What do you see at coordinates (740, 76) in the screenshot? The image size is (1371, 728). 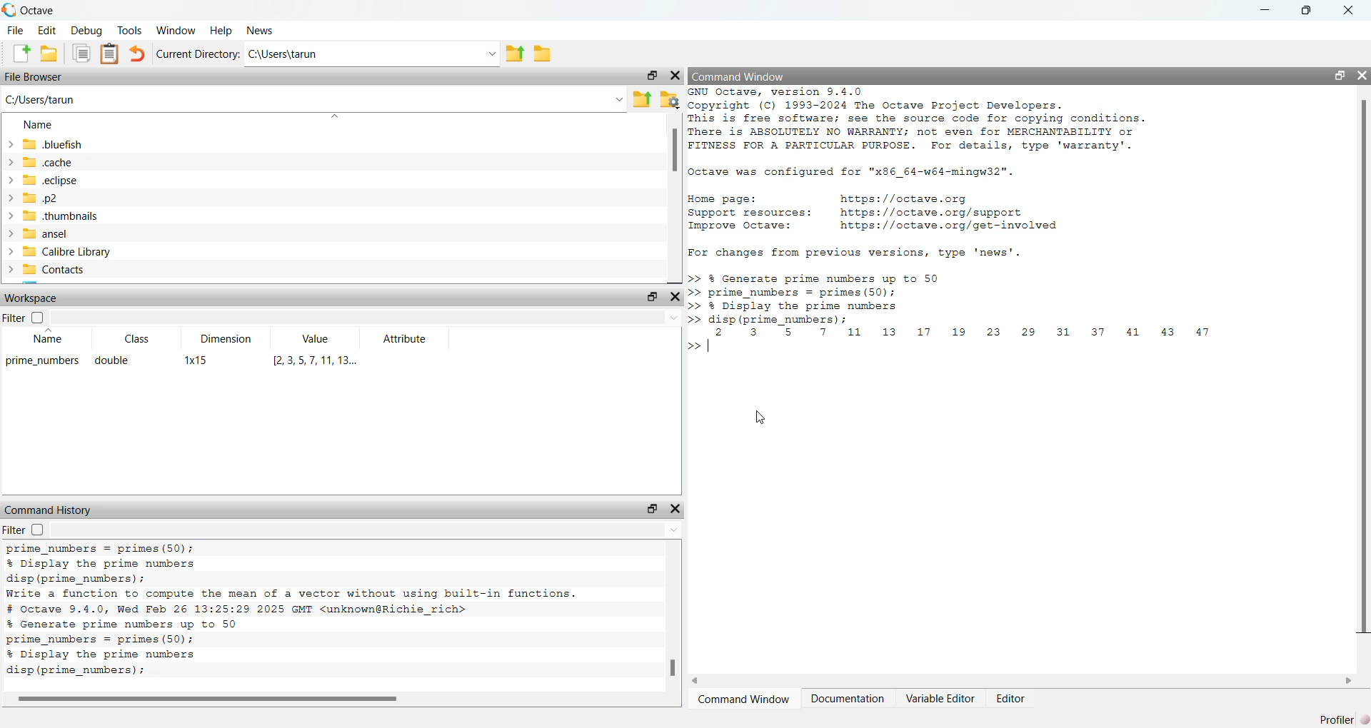 I see `‘Command Window` at bounding box center [740, 76].